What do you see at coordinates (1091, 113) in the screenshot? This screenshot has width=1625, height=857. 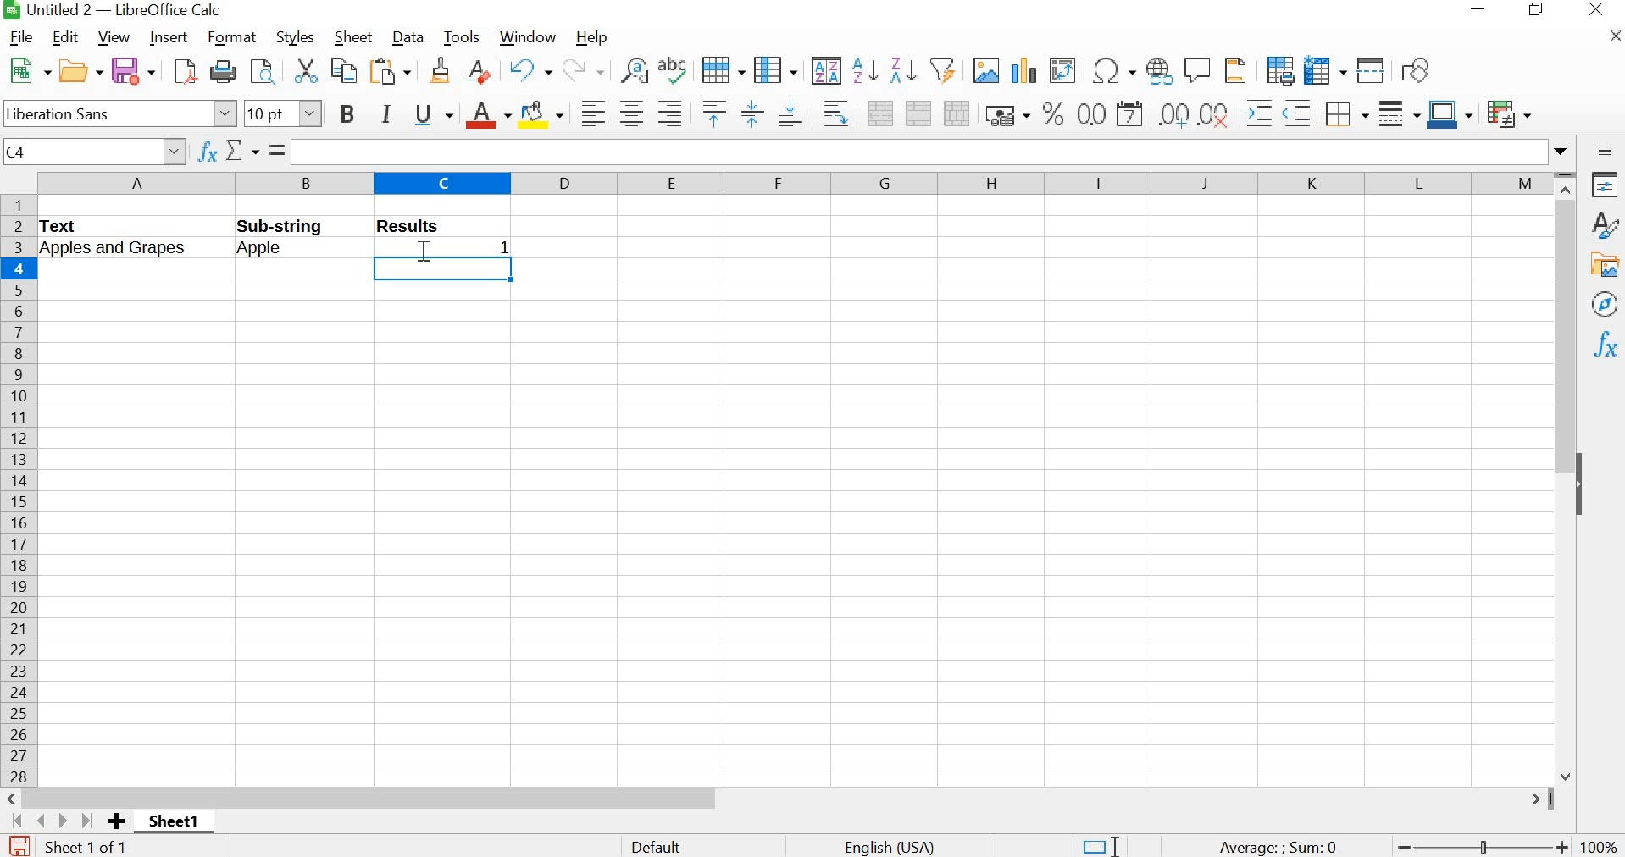 I see `format as number` at bounding box center [1091, 113].